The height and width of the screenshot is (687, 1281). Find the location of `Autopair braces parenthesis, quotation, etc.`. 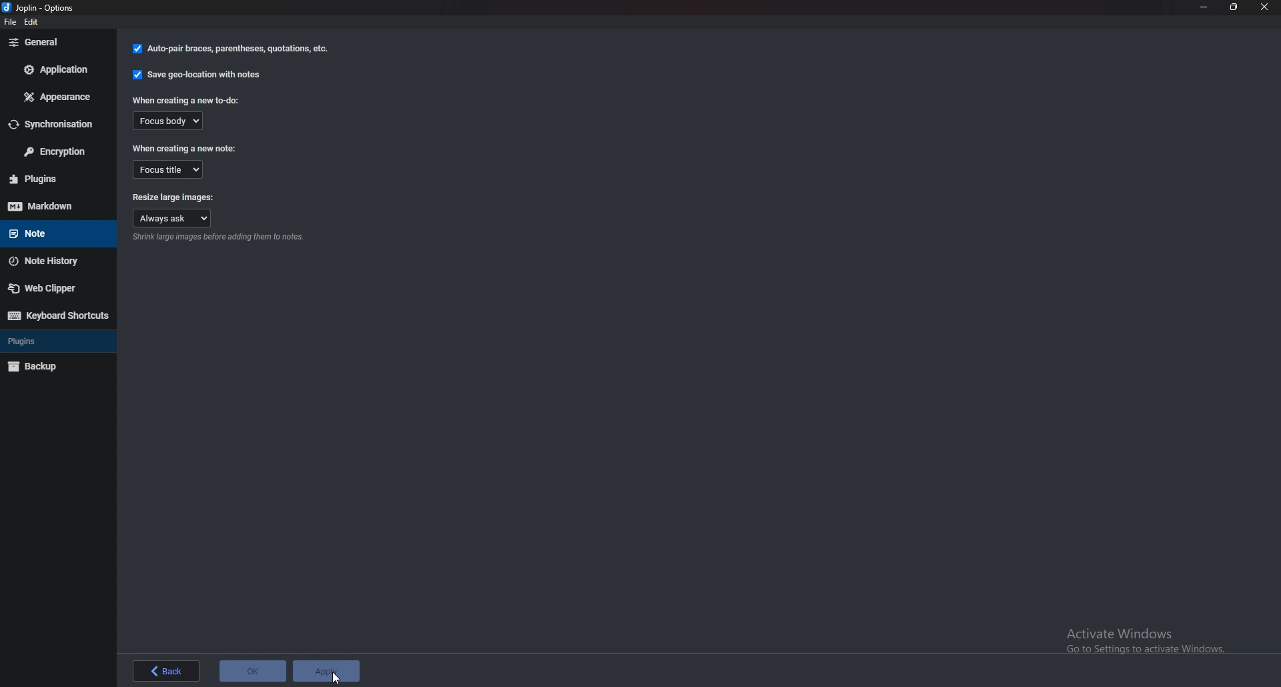

Autopair braces parenthesis, quotation, etc. is located at coordinates (231, 49).